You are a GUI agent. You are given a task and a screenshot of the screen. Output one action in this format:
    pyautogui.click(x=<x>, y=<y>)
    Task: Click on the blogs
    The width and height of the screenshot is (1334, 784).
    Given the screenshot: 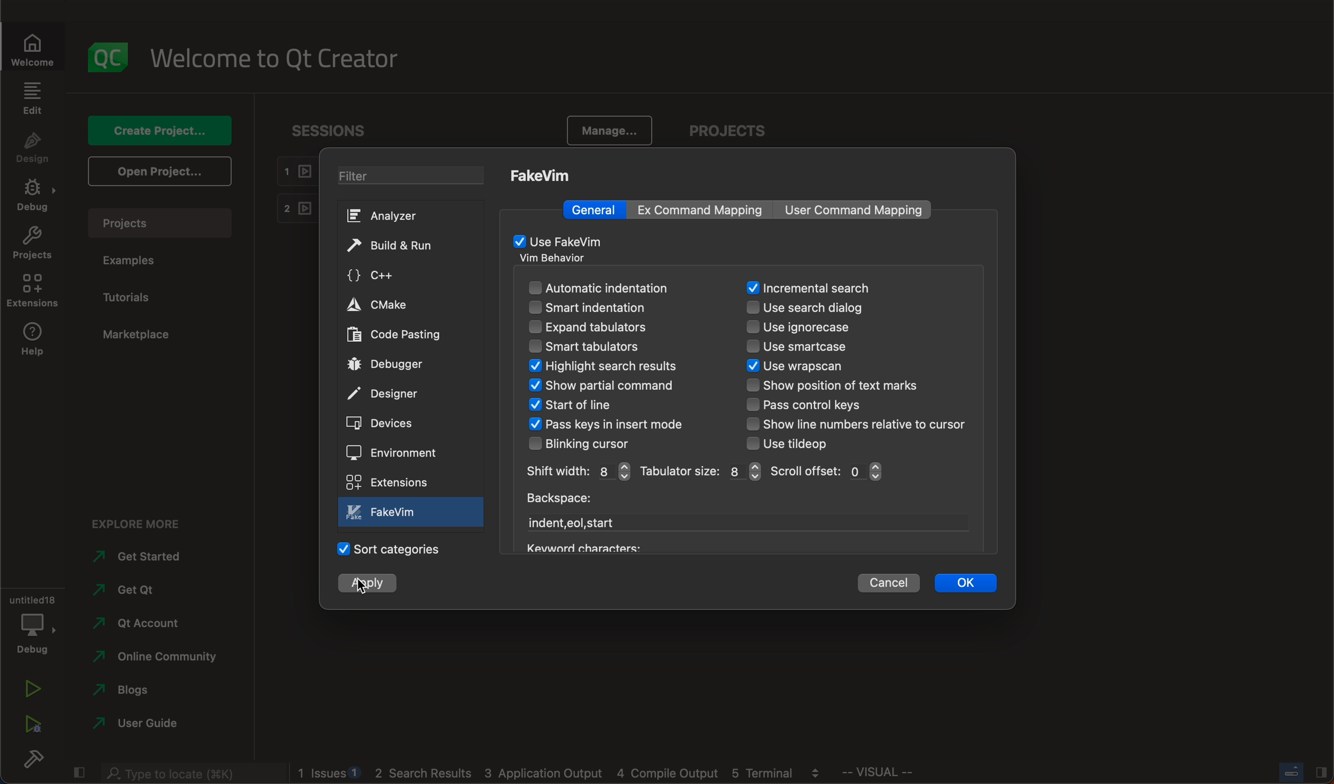 What is the action you would take?
    pyautogui.click(x=148, y=692)
    